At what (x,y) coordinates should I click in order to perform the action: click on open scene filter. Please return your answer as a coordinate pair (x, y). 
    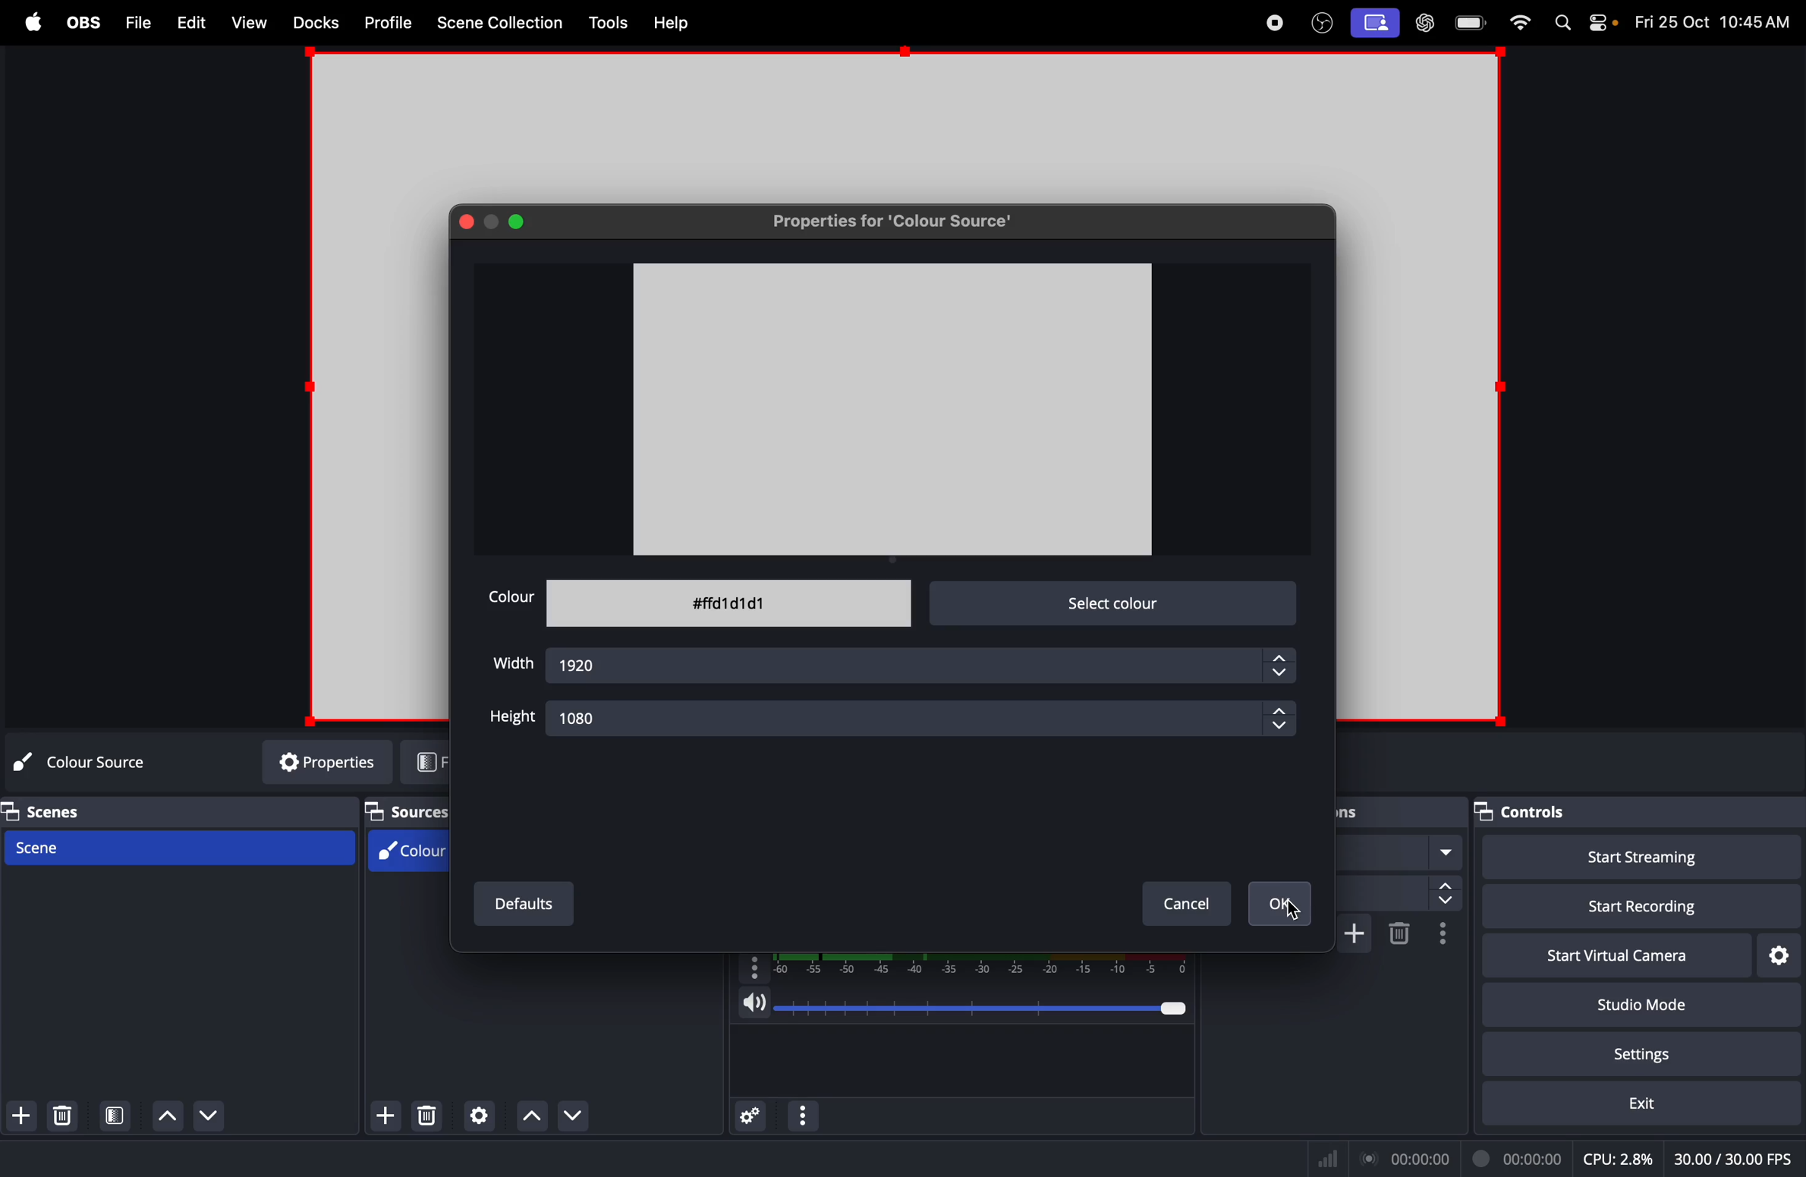
    Looking at the image, I should click on (118, 1115).